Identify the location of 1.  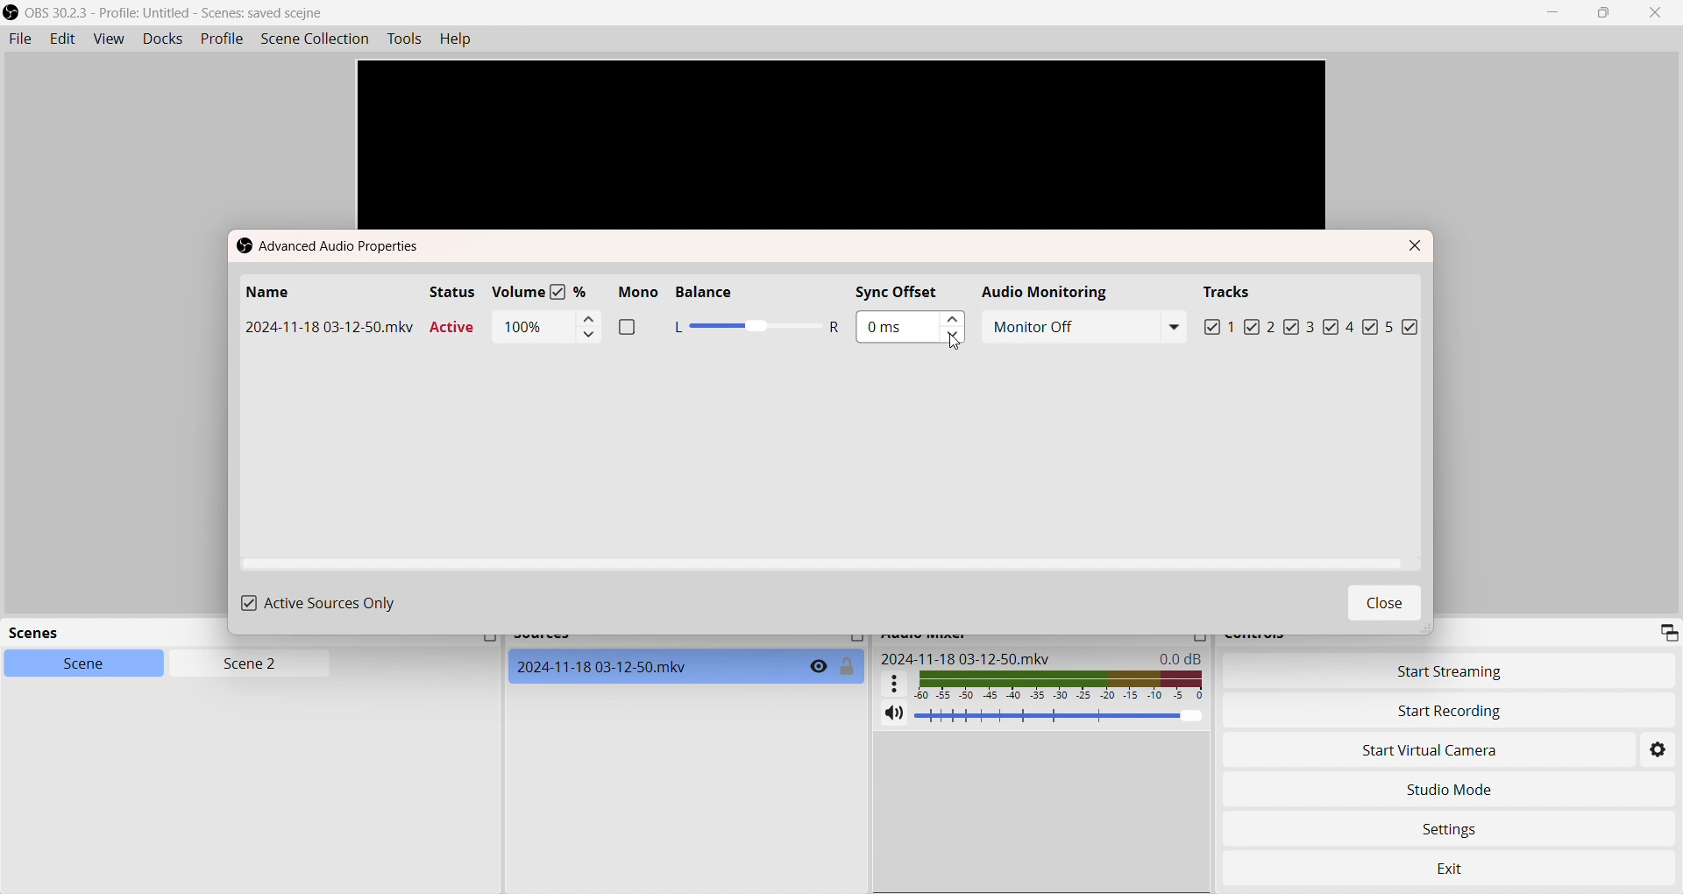
(1230, 328).